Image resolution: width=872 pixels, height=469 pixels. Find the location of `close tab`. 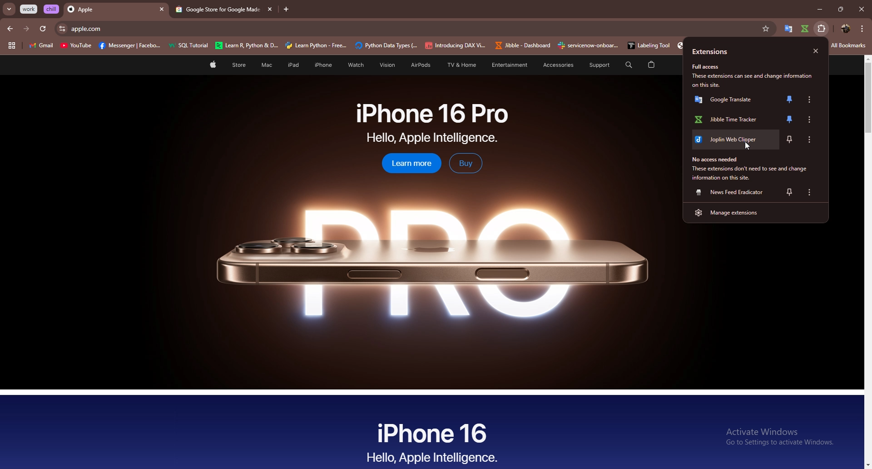

close tab is located at coordinates (268, 9).